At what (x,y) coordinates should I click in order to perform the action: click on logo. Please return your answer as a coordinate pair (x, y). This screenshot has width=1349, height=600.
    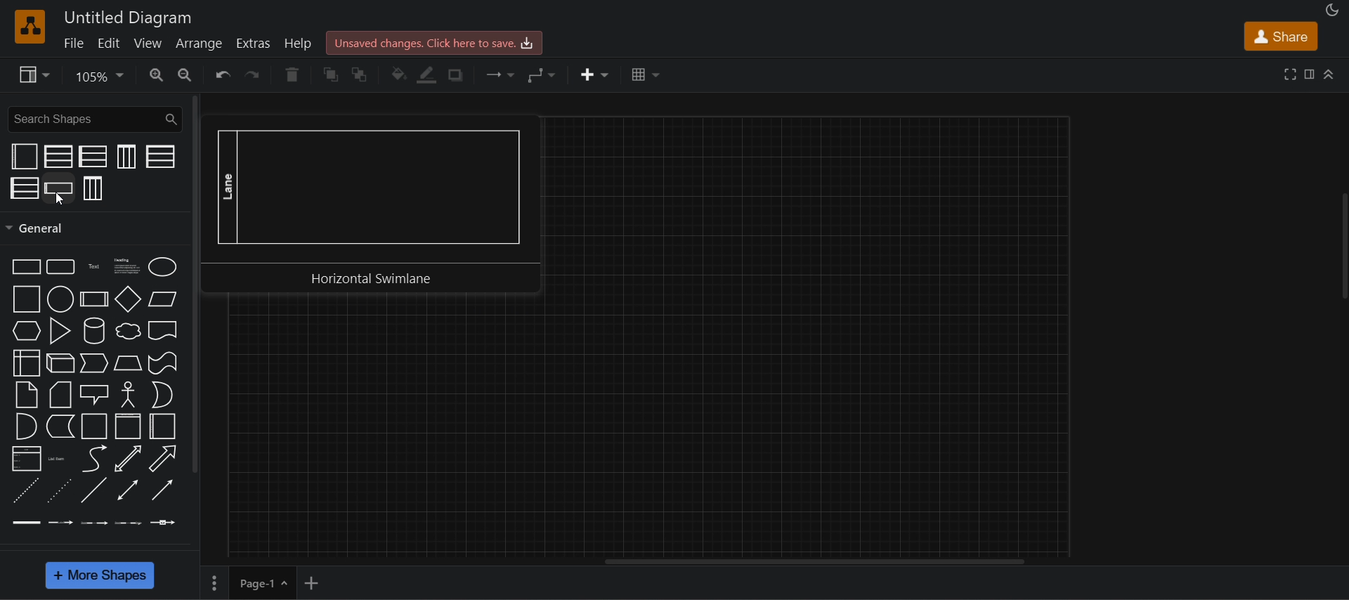
    Looking at the image, I should click on (30, 26).